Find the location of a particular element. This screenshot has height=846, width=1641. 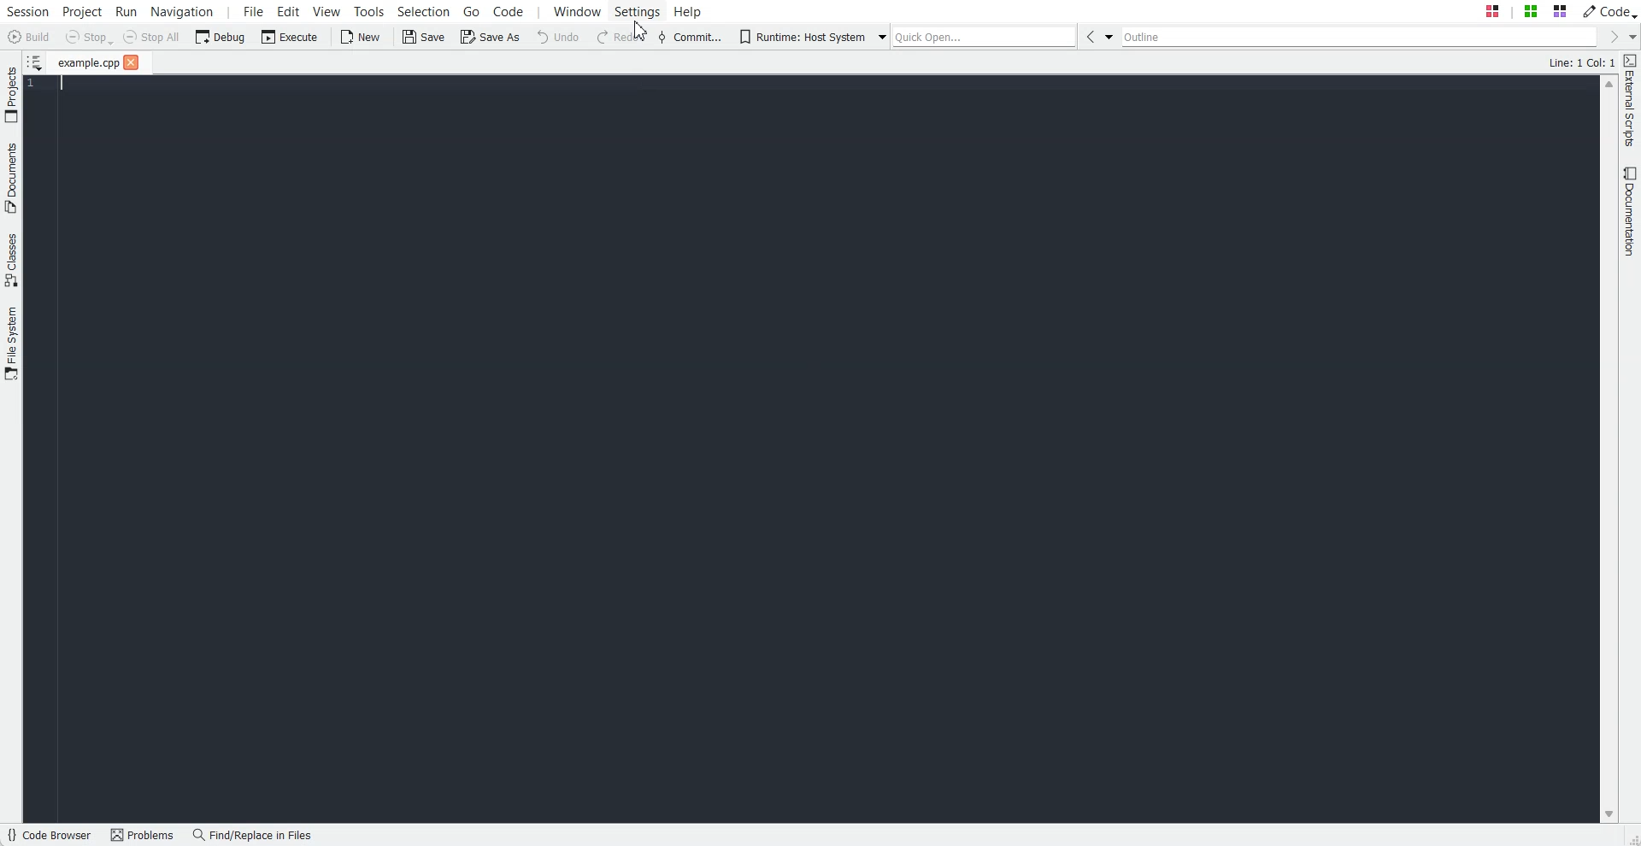

Scroll down is located at coordinates (1609, 815).